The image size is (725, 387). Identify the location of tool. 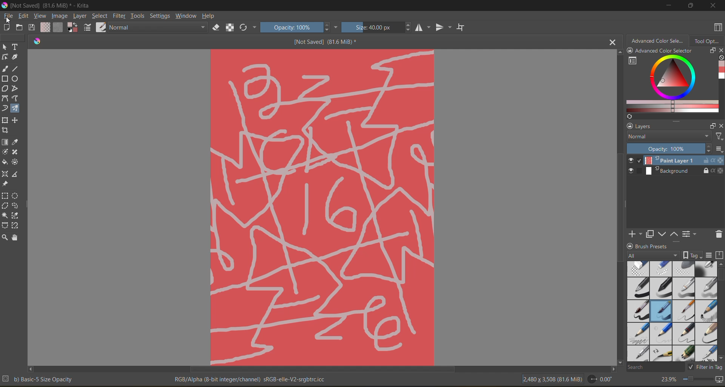
(5, 79).